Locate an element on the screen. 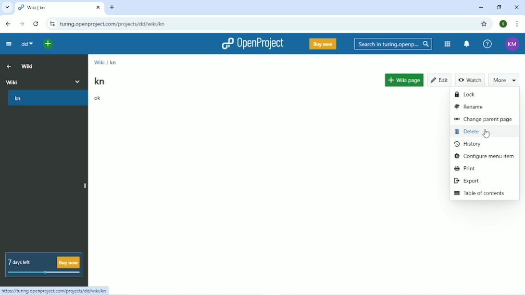  Buy now is located at coordinates (322, 44).